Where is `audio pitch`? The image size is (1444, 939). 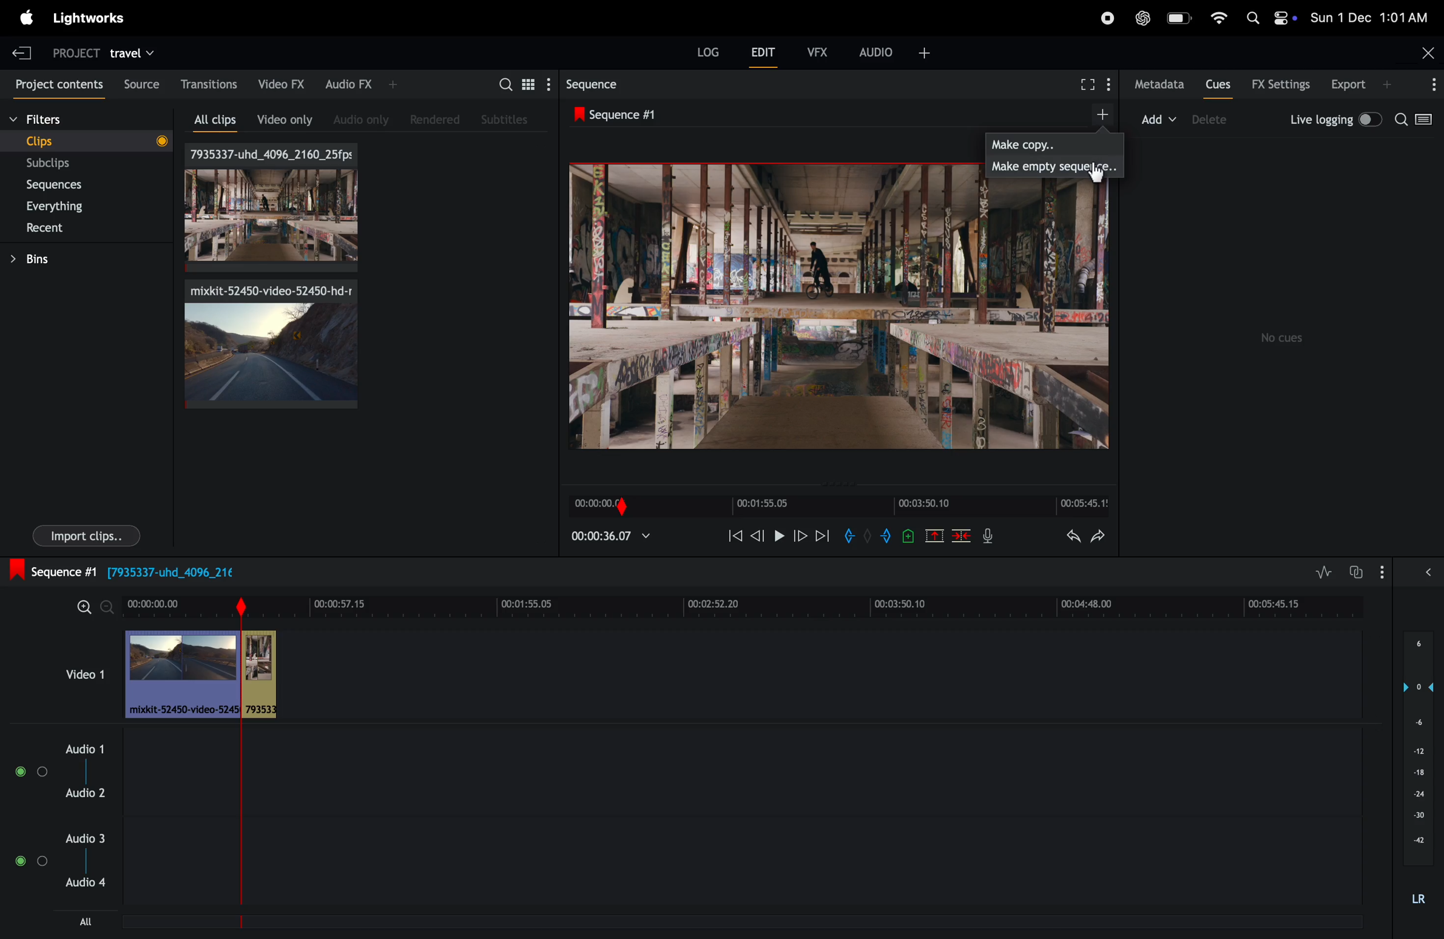
audio pitch is located at coordinates (1419, 775).